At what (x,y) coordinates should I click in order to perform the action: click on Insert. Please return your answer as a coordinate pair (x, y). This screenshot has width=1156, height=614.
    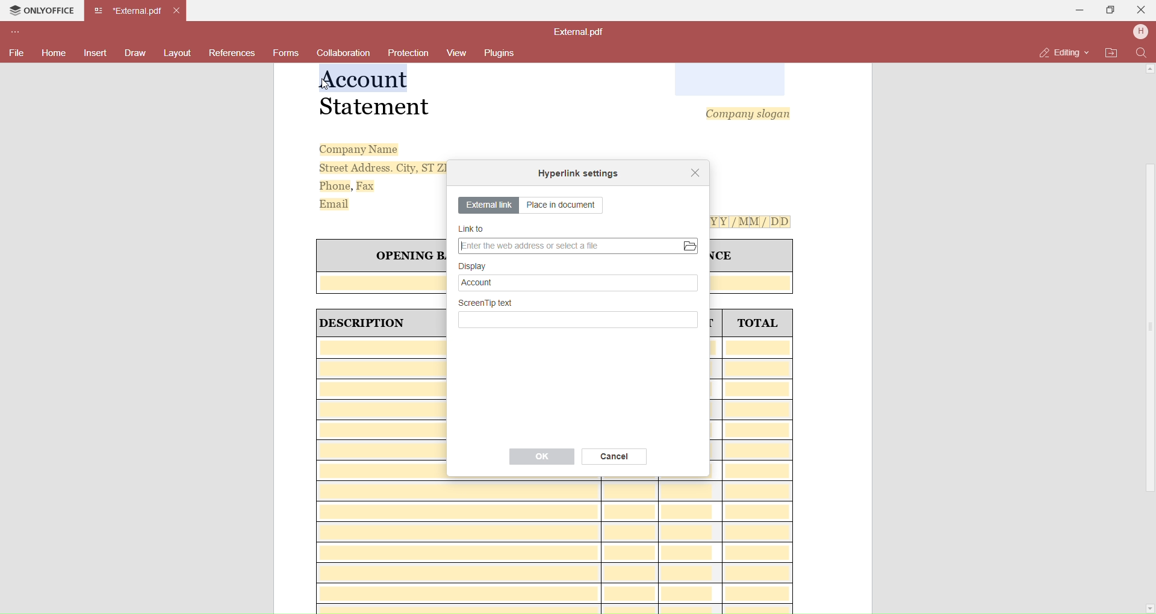
    Looking at the image, I should click on (97, 53).